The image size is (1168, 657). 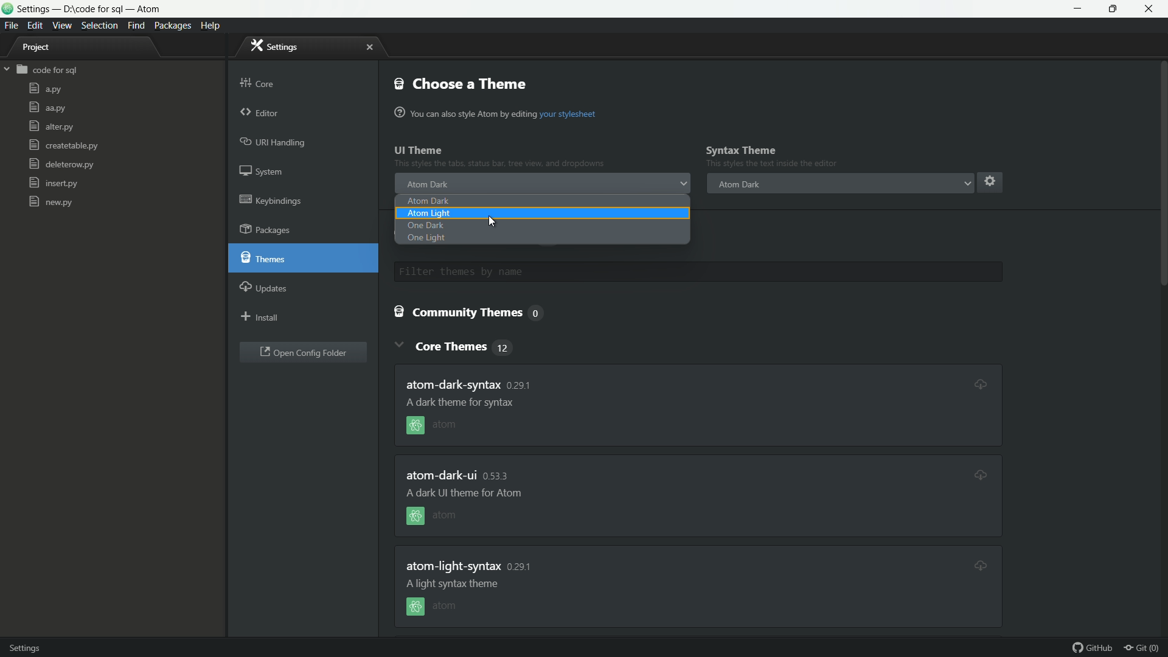 I want to click on packages menu, so click(x=174, y=26).